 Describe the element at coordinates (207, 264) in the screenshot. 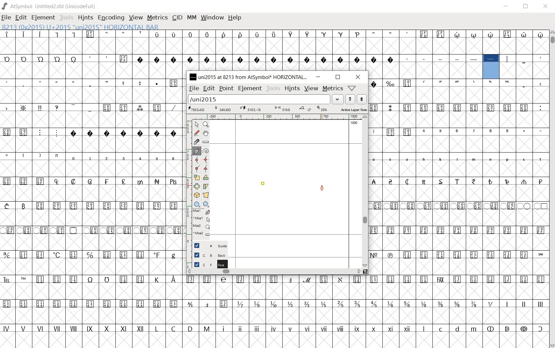

I see `Foreground` at that location.